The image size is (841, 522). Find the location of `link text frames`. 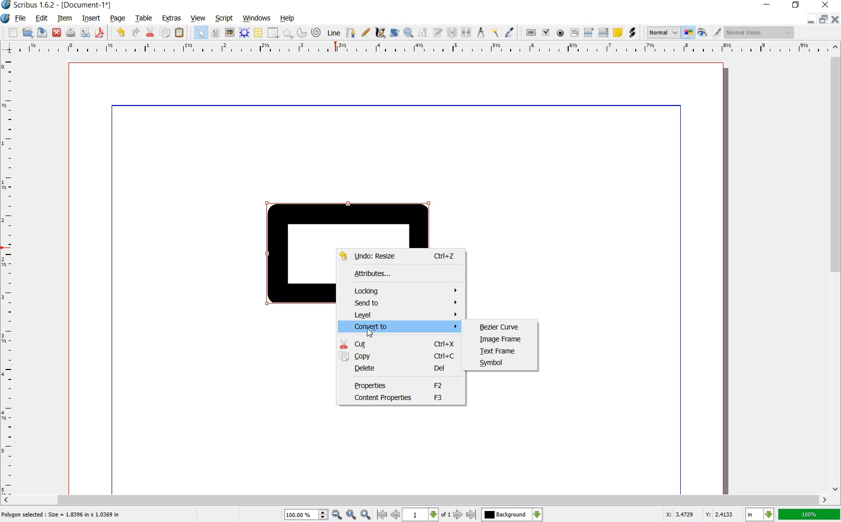

link text frames is located at coordinates (452, 32).